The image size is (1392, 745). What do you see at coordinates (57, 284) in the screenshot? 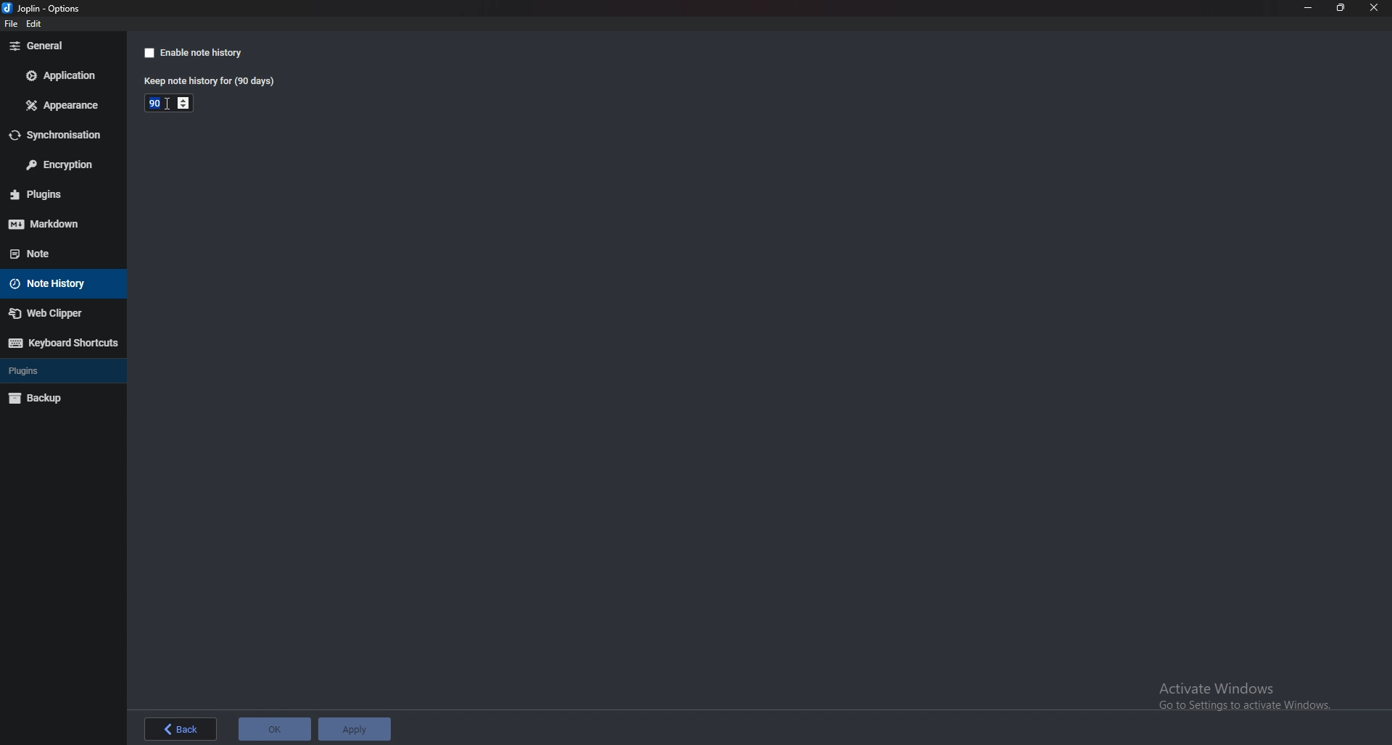
I see `Note history` at bounding box center [57, 284].